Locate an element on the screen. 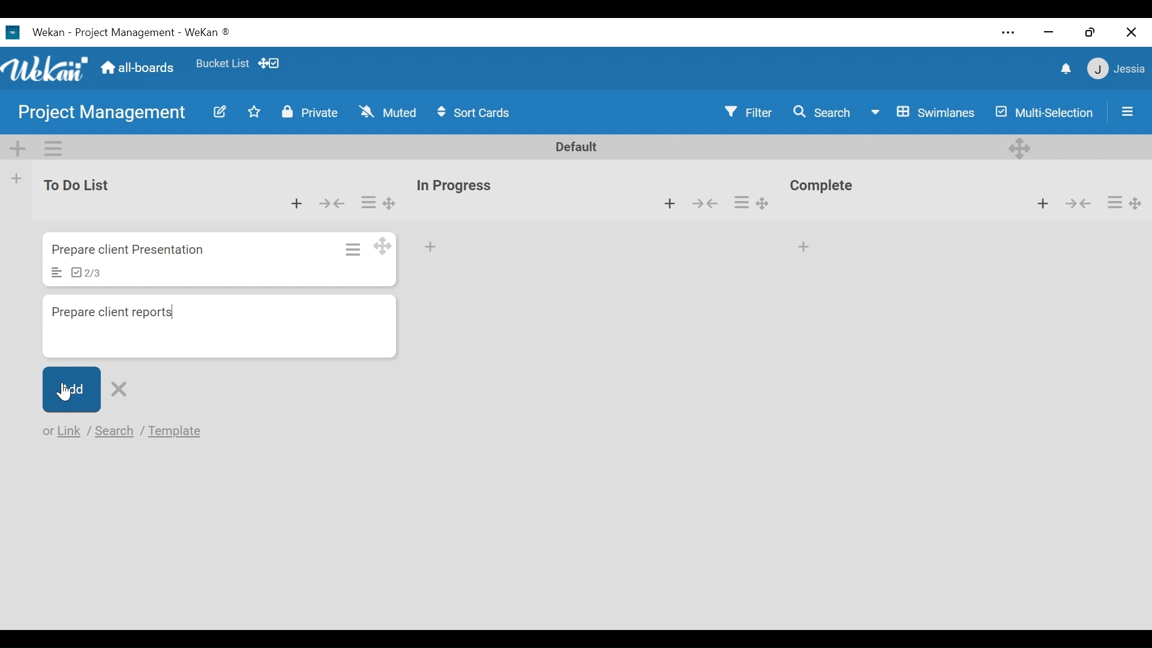  Jessica is located at coordinates (1114, 70).